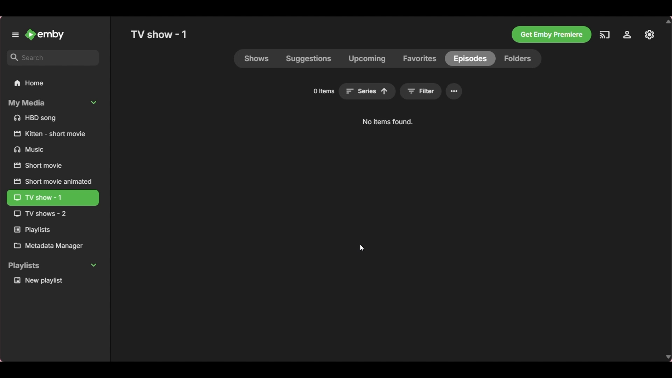  What do you see at coordinates (470, 59) in the screenshot?
I see `Current selection highlighted` at bounding box center [470, 59].